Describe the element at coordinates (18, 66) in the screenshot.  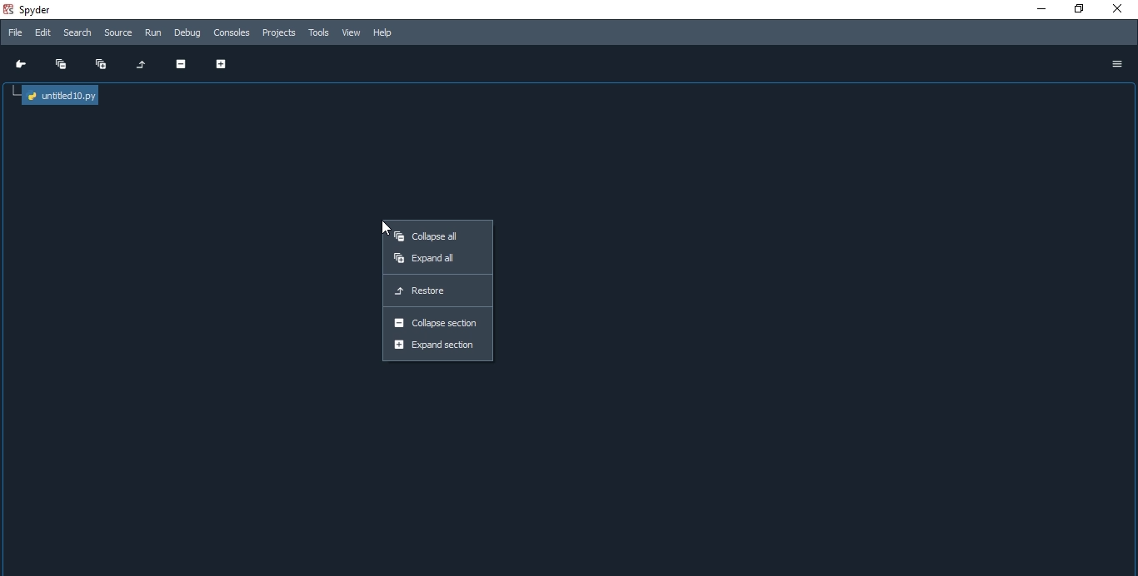
I see `Go to cursor position` at that location.